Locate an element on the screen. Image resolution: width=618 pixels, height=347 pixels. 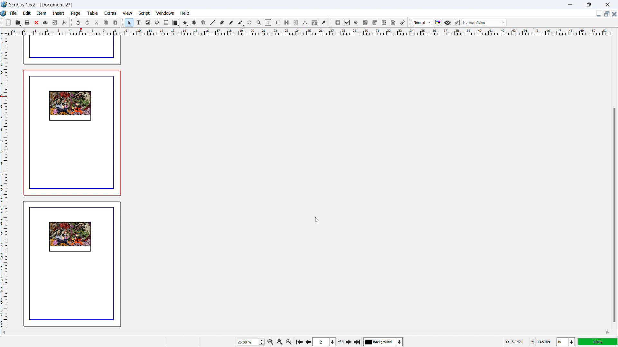
image frame is located at coordinates (148, 22).